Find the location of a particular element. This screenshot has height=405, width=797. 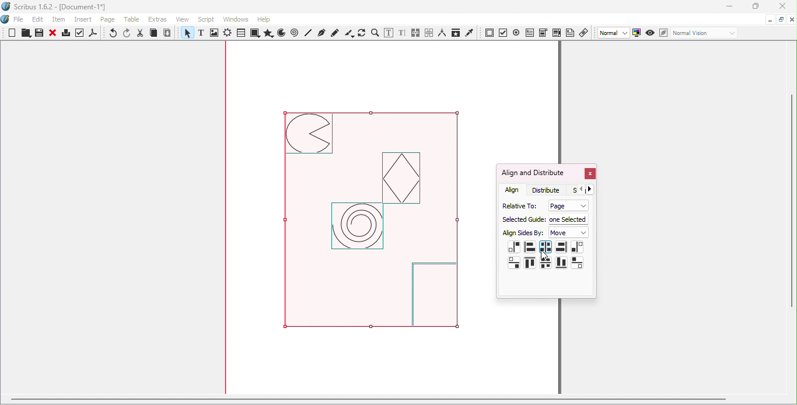

Toggle color management system is located at coordinates (637, 32).